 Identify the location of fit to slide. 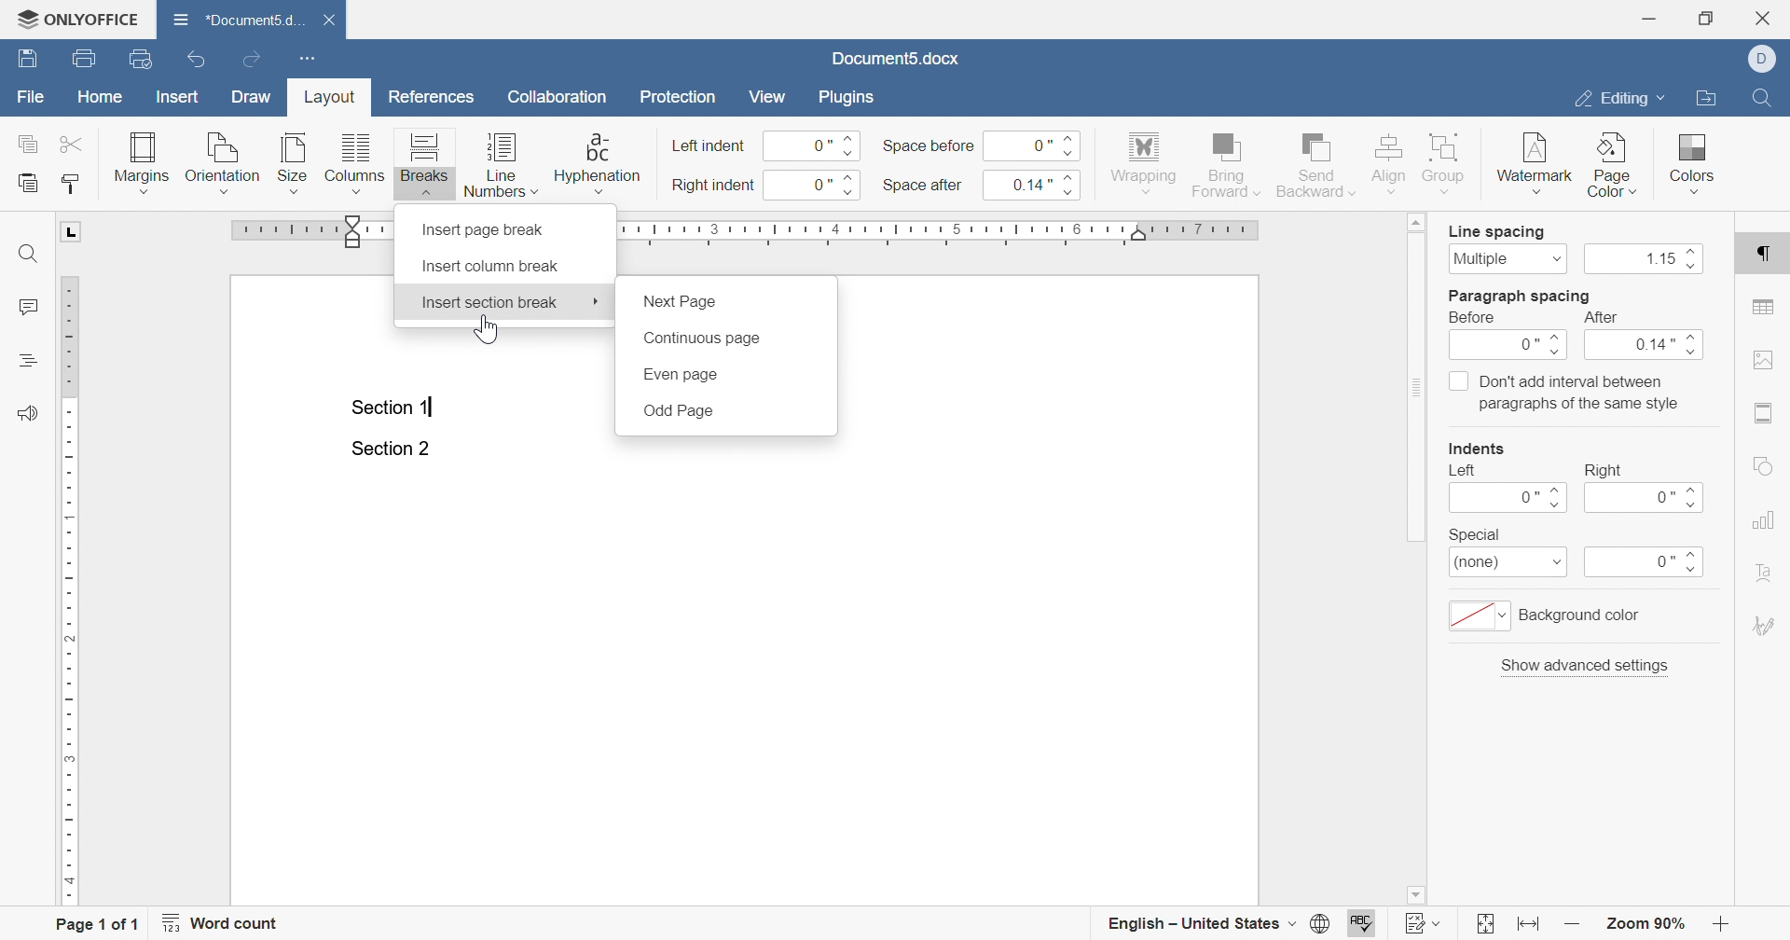
(1485, 924).